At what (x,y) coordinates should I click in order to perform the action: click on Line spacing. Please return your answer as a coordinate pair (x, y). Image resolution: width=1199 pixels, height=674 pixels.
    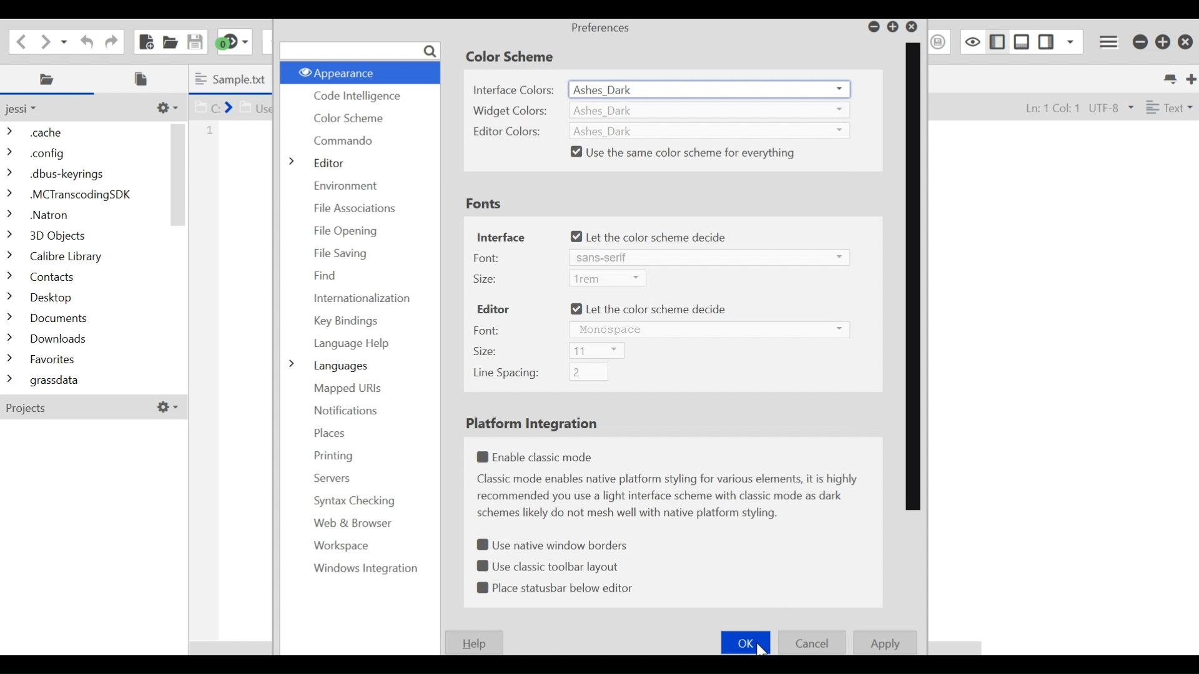
    Looking at the image, I should click on (506, 374).